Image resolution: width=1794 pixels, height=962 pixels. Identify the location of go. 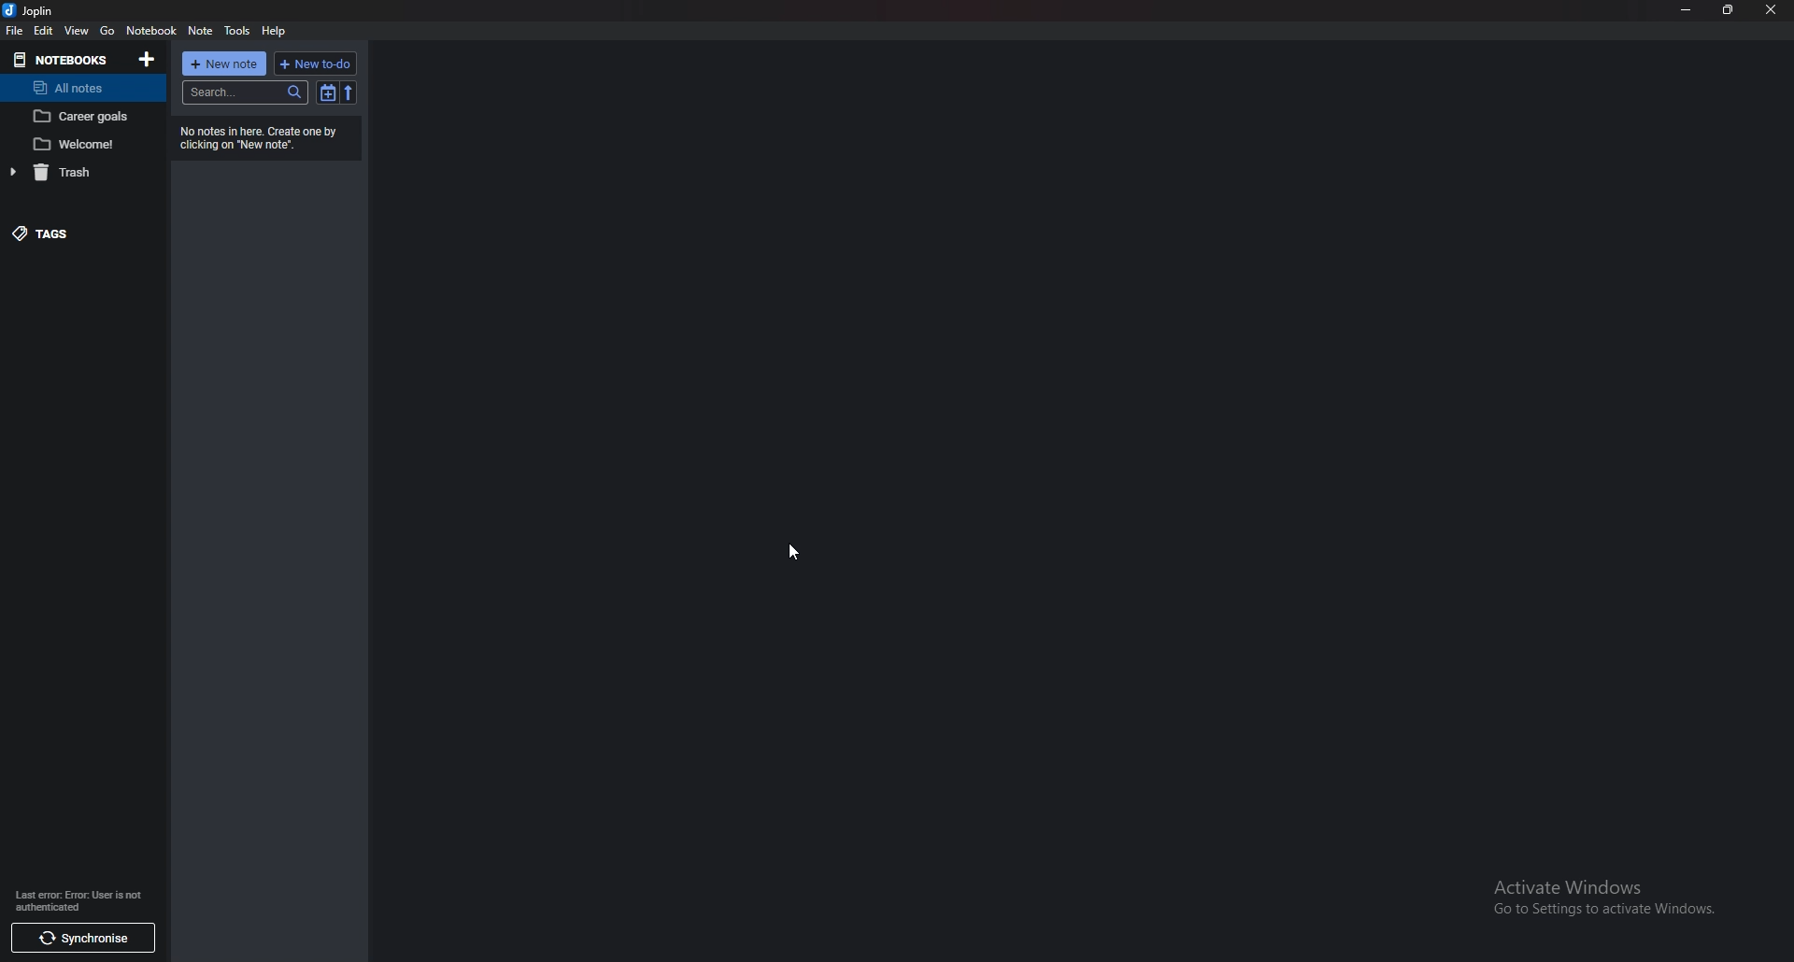
(107, 30).